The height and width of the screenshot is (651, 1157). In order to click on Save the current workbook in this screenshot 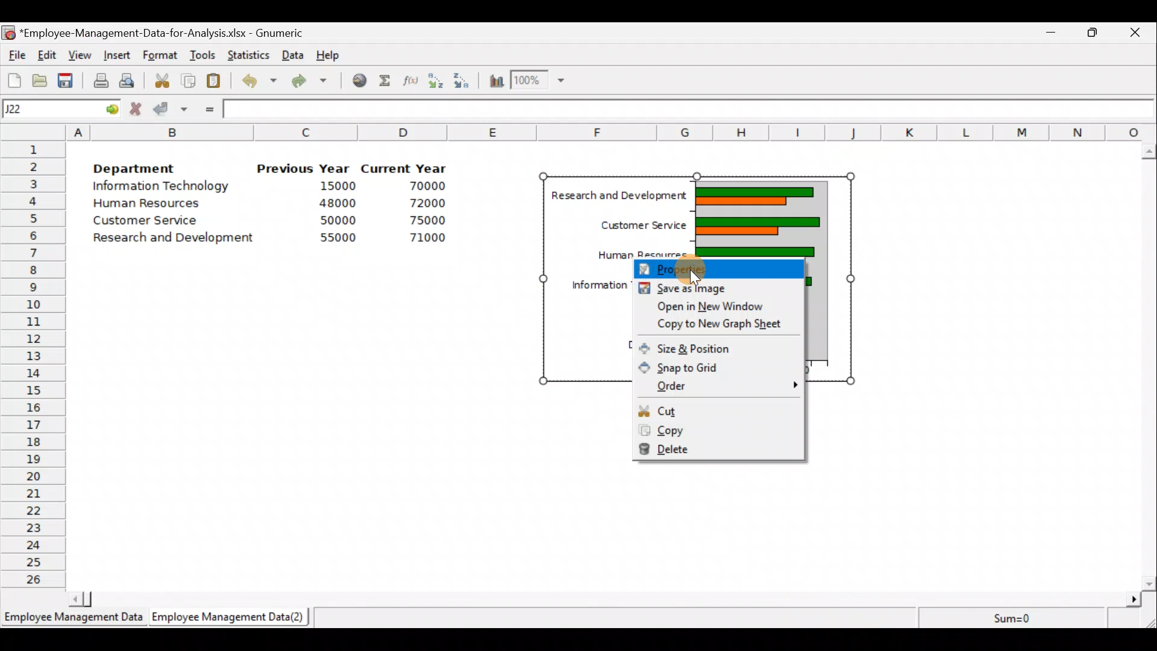, I will do `click(66, 79)`.